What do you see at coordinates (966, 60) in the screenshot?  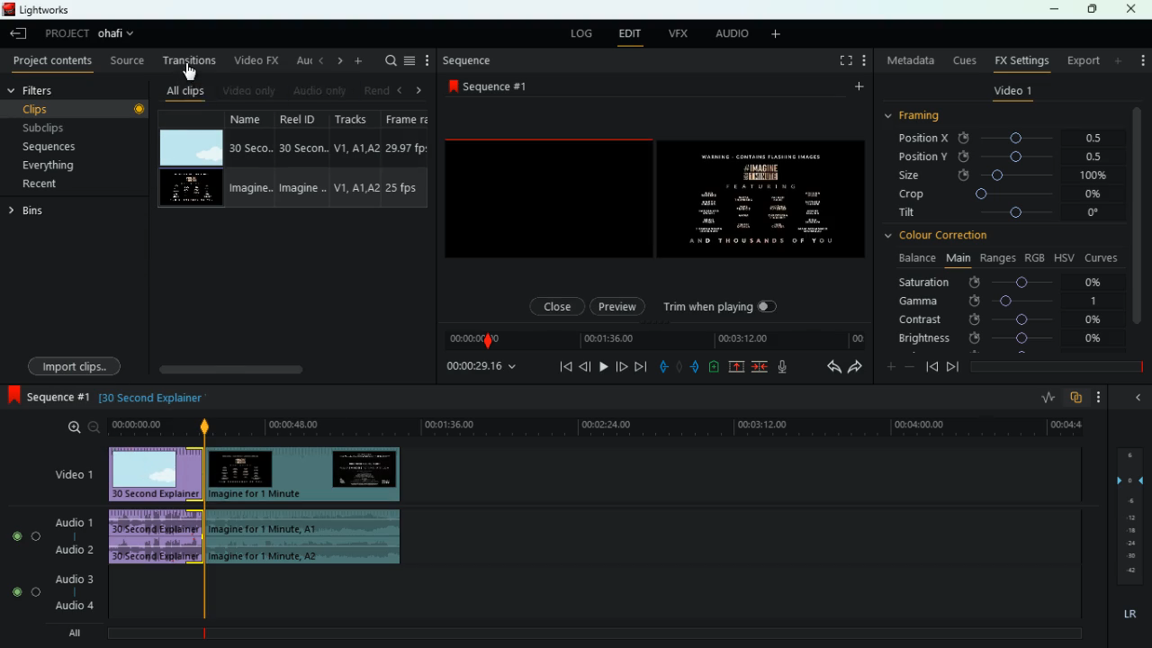 I see `cues` at bounding box center [966, 60].